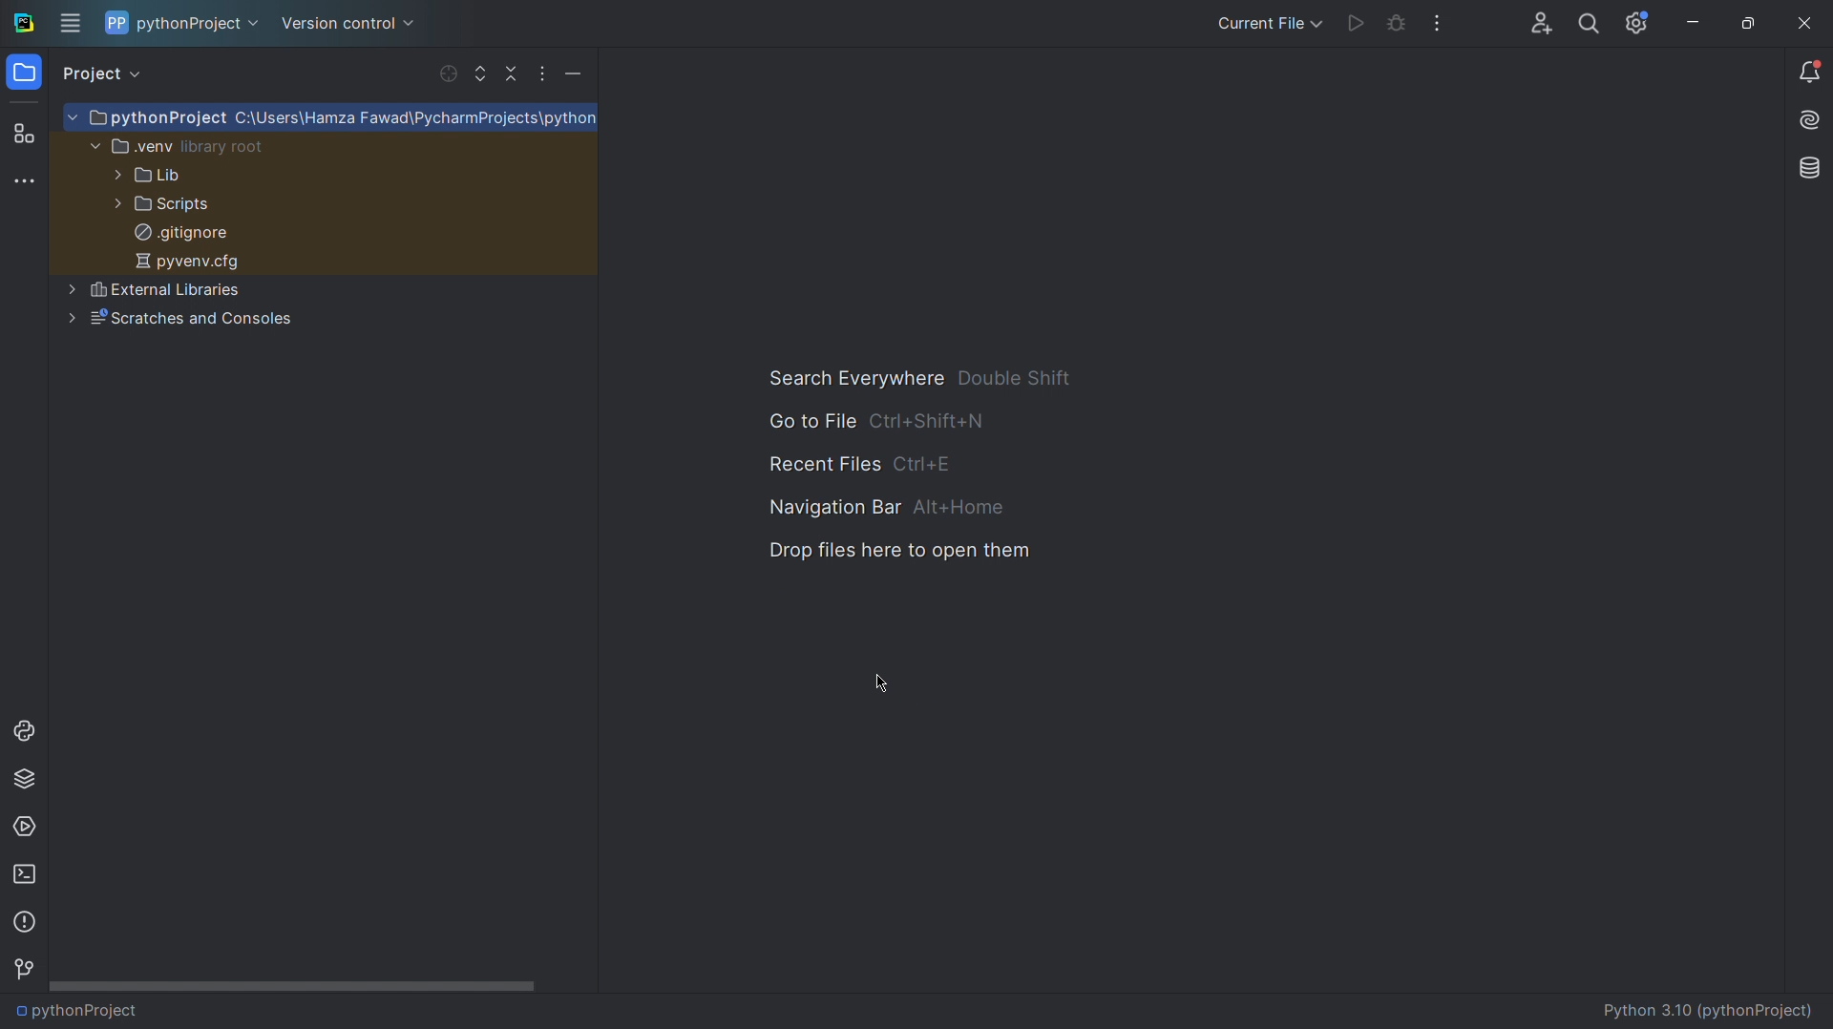  I want to click on Recent Files Ctrl+E, so click(930, 465).